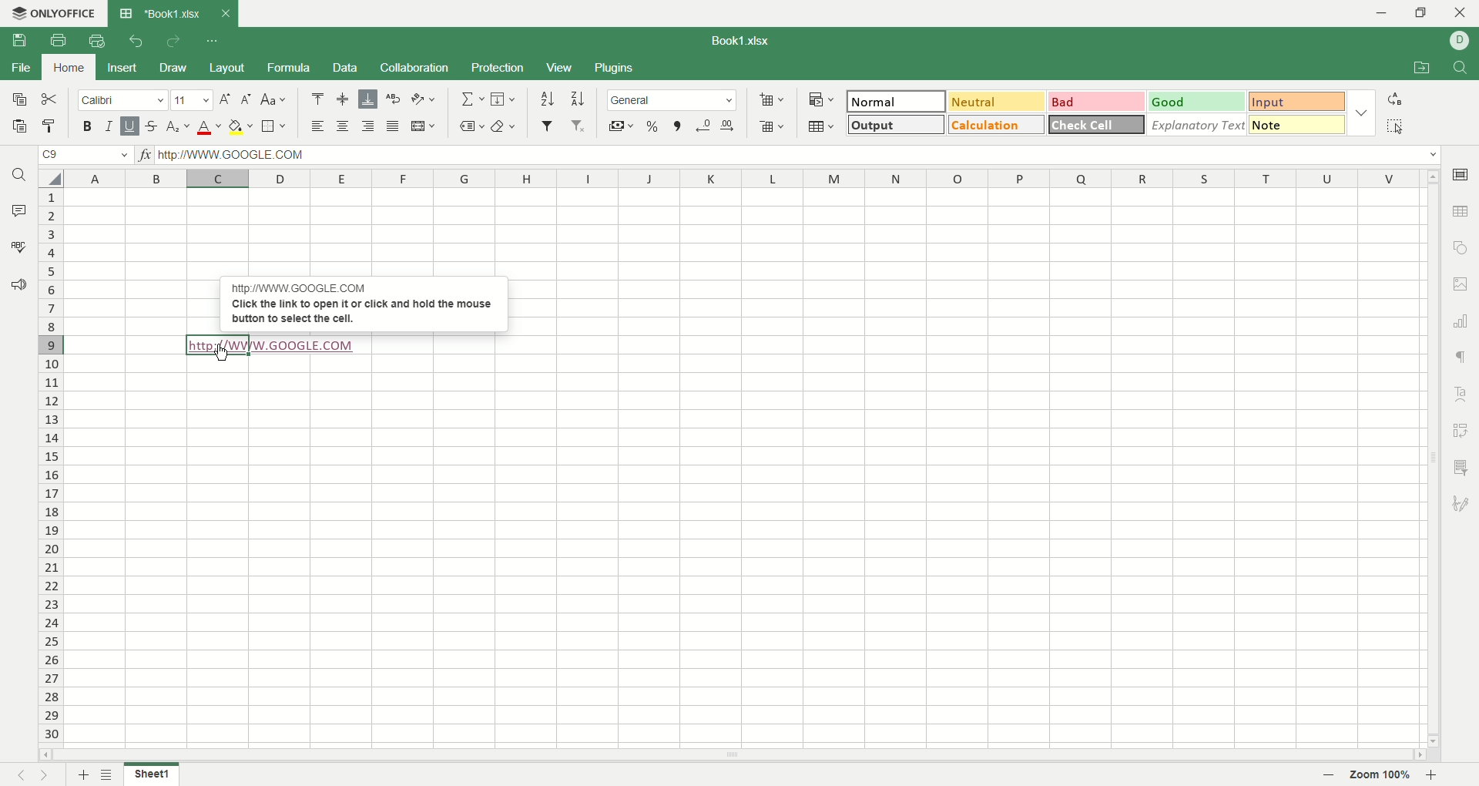  What do you see at coordinates (214, 39) in the screenshot?
I see `quick settings` at bounding box center [214, 39].